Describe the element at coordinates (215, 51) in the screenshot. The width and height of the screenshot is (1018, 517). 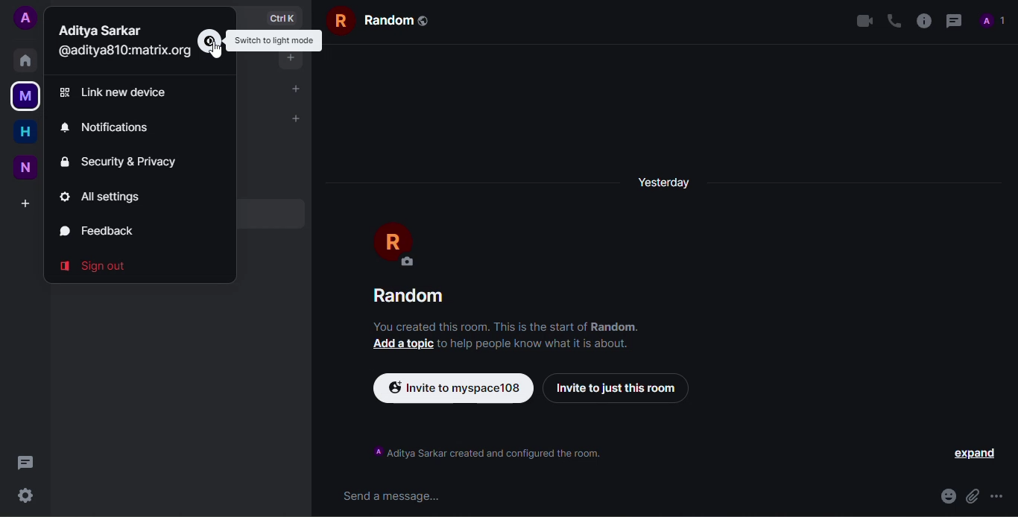
I see `Cursor` at that location.